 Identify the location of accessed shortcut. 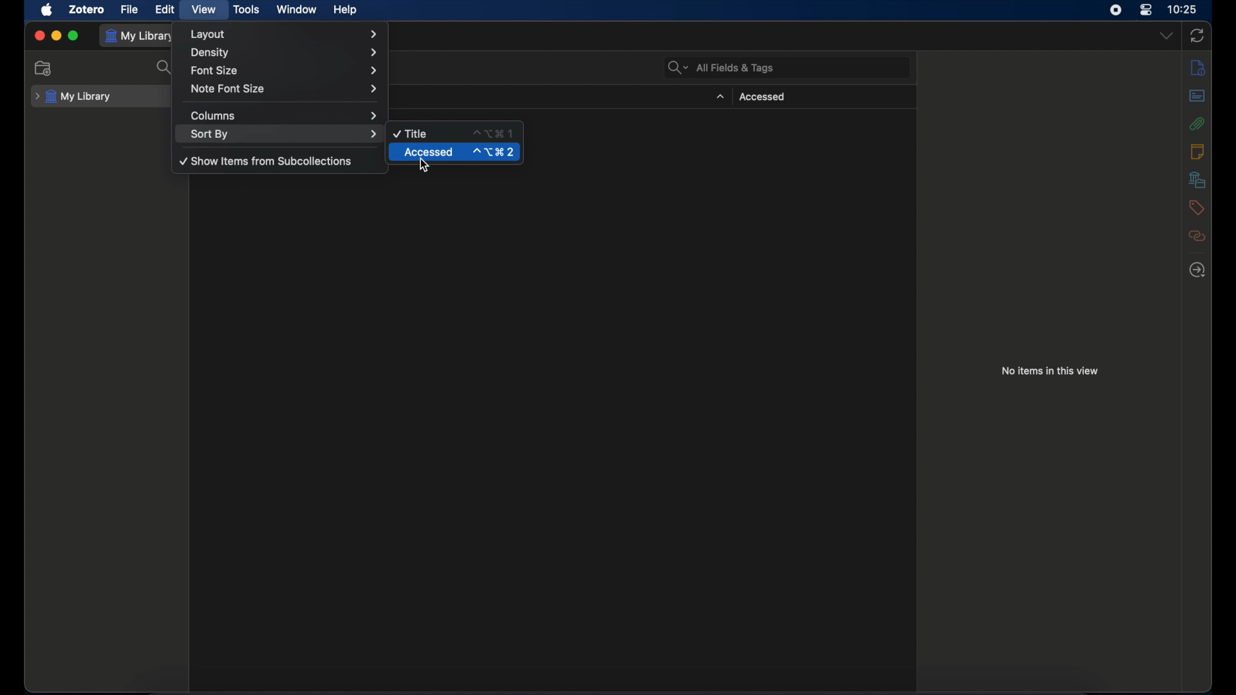
(494, 152).